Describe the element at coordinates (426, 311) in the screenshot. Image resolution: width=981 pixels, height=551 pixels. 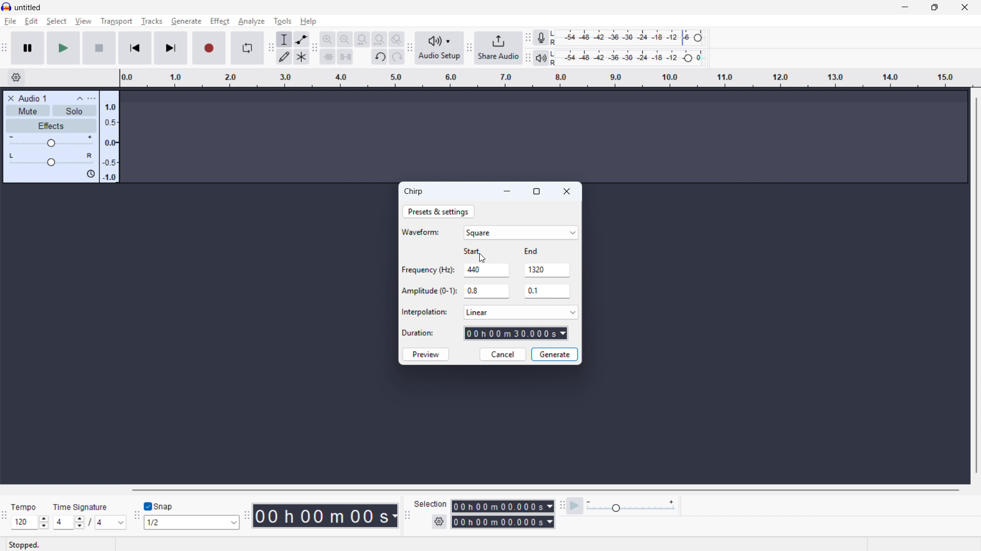
I see `Interpolation` at that location.